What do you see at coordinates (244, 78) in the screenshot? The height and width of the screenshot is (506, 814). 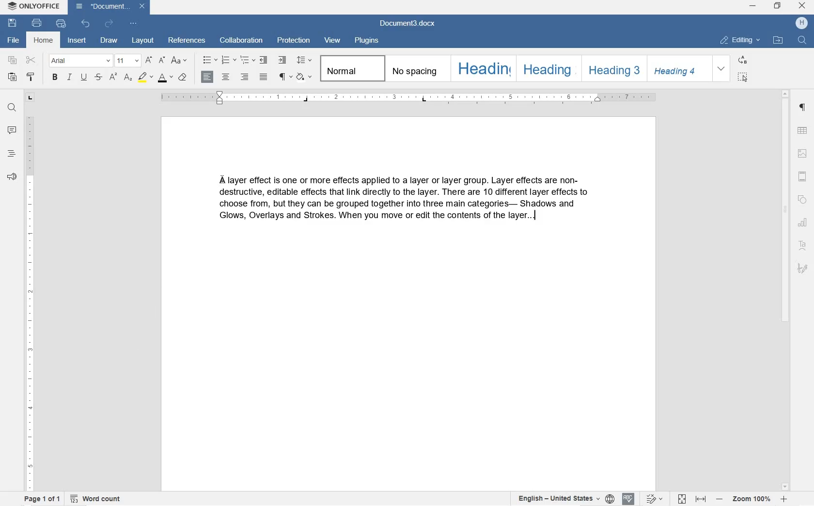 I see `RIGHT ALIGNMENT` at bounding box center [244, 78].